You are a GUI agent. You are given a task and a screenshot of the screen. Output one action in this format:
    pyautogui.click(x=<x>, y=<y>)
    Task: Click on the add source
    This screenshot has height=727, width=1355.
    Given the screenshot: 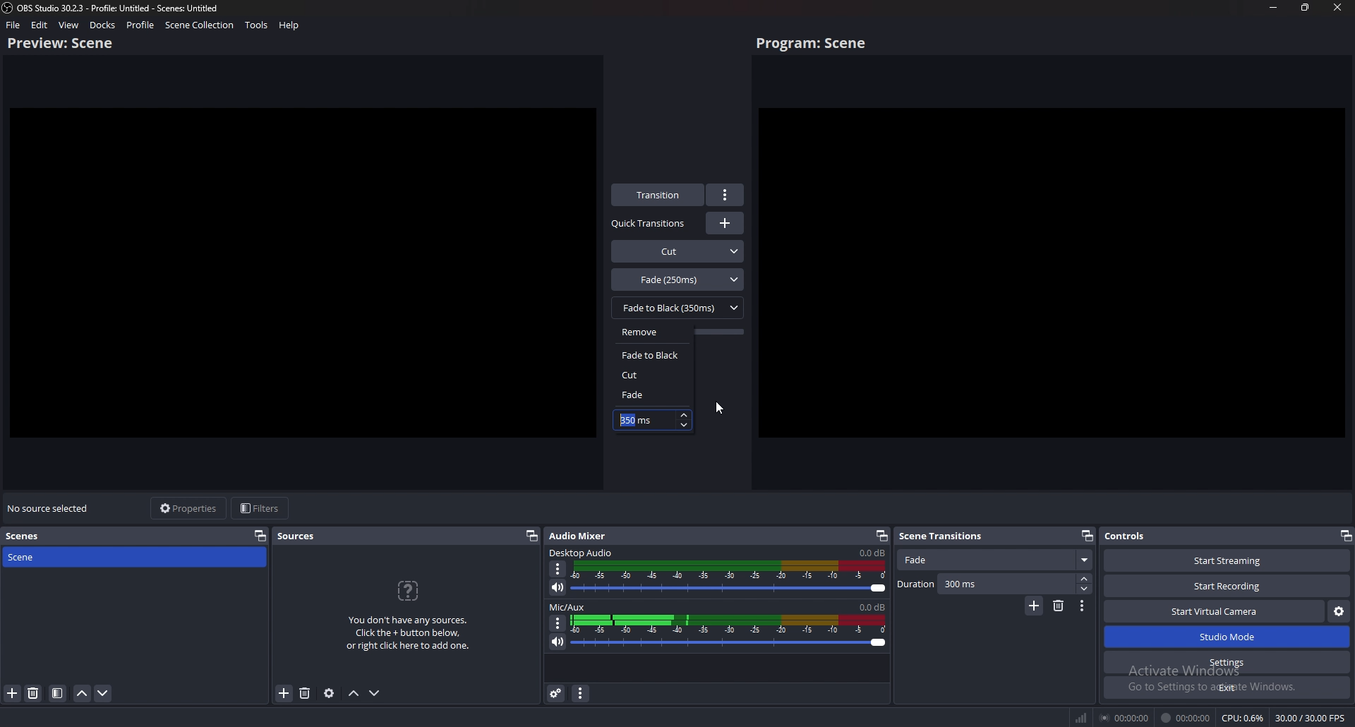 What is the action you would take?
    pyautogui.click(x=284, y=693)
    